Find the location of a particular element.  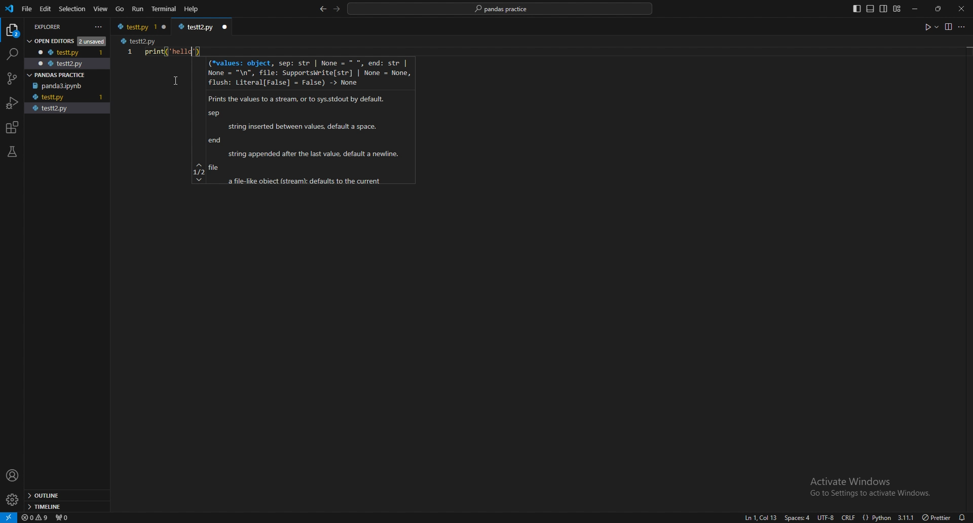

testt.py is located at coordinates (134, 26).